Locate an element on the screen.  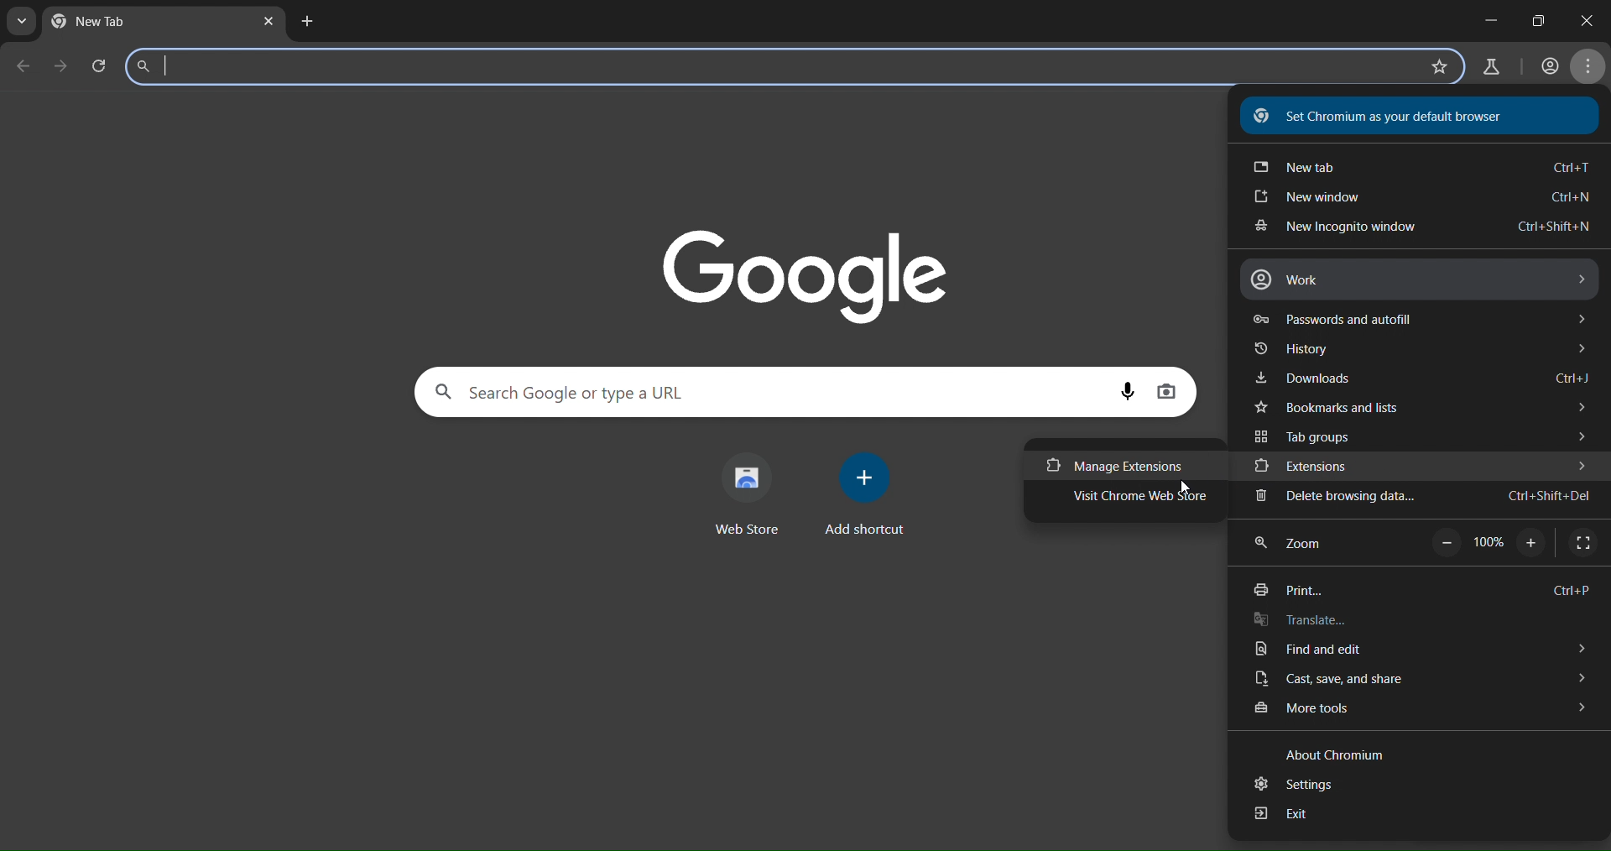
exit is located at coordinates (1292, 815).